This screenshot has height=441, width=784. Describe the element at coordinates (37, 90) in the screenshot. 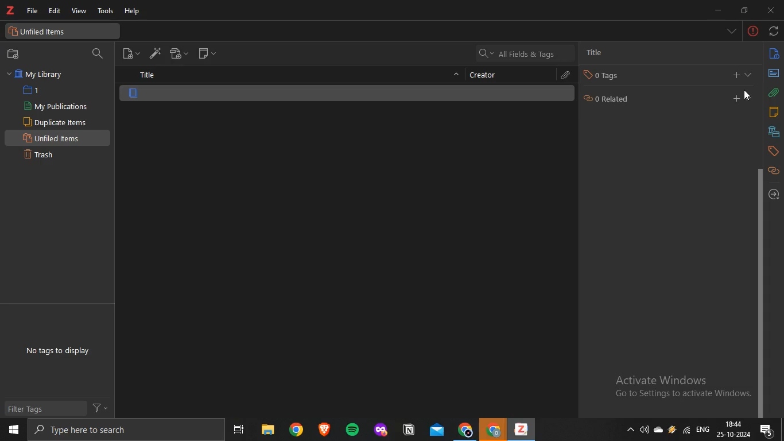

I see `1` at that location.